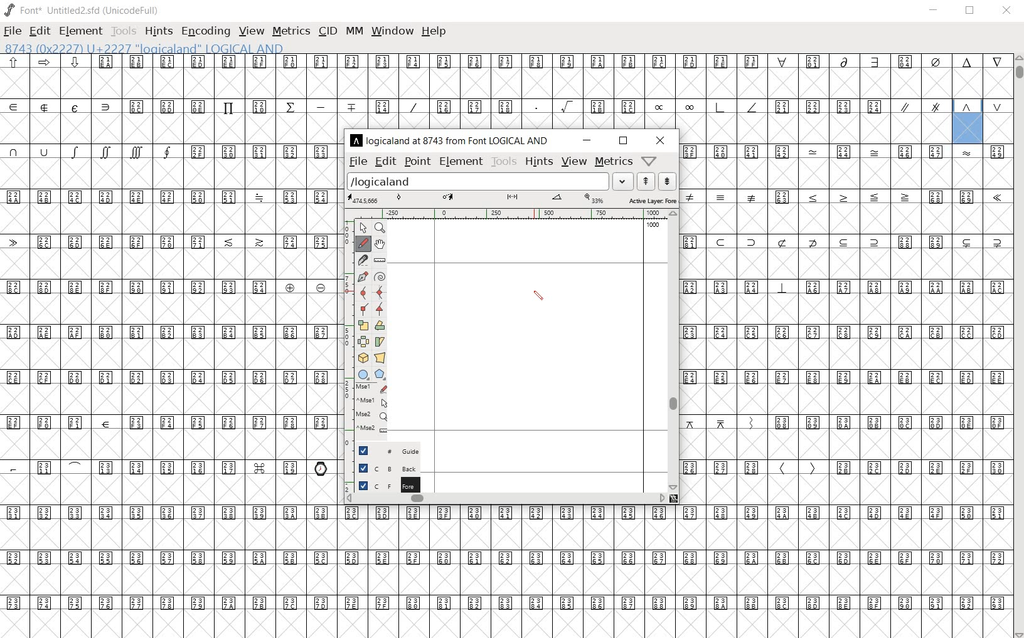 This screenshot has width=1024, height=638. What do you see at coordinates (362, 374) in the screenshot?
I see `rectangle or ellipse` at bounding box center [362, 374].